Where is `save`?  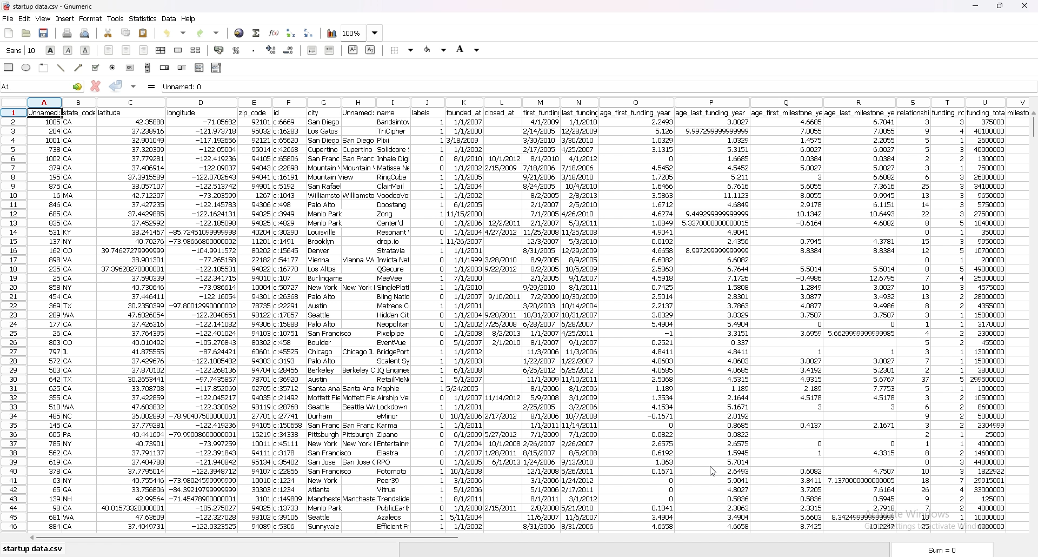 save is located at coordinates (44, 33).